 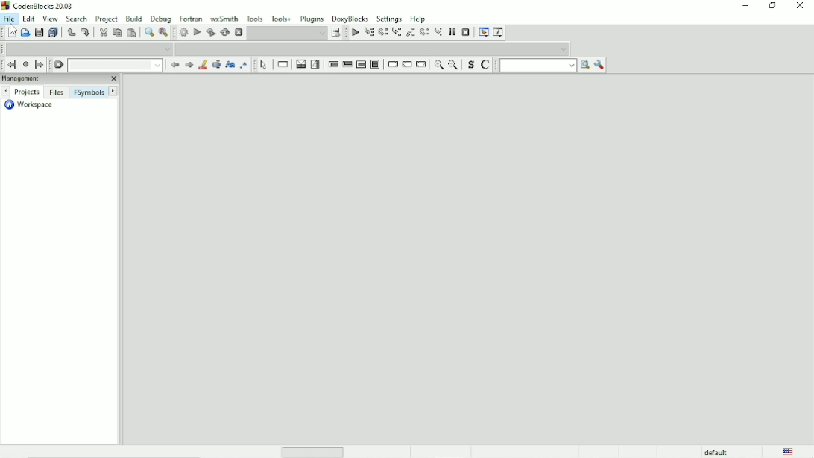 I want to click on Next instruction, so click(x=423, y=32).